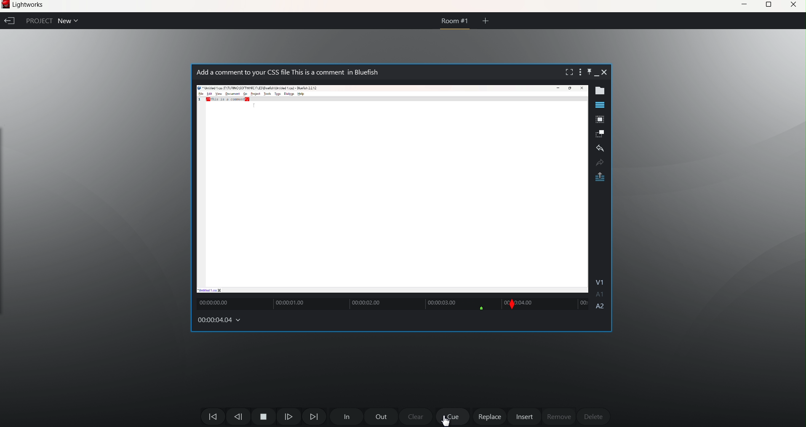 Image resolution: width=806 pixels, height=427 pixels. What do you see at coordinates (486, 20) in the screenshot?
I see `add room` at bounding box center [486, 20].